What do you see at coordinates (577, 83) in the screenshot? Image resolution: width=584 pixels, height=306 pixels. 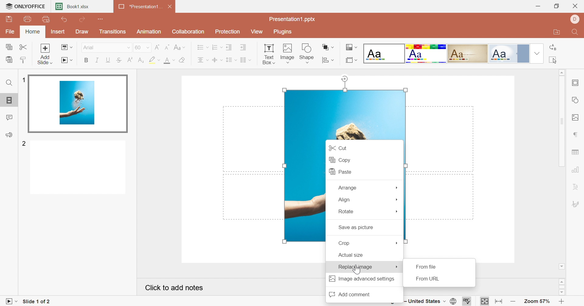 I see `slide settings` at bounding box center [577, 83].